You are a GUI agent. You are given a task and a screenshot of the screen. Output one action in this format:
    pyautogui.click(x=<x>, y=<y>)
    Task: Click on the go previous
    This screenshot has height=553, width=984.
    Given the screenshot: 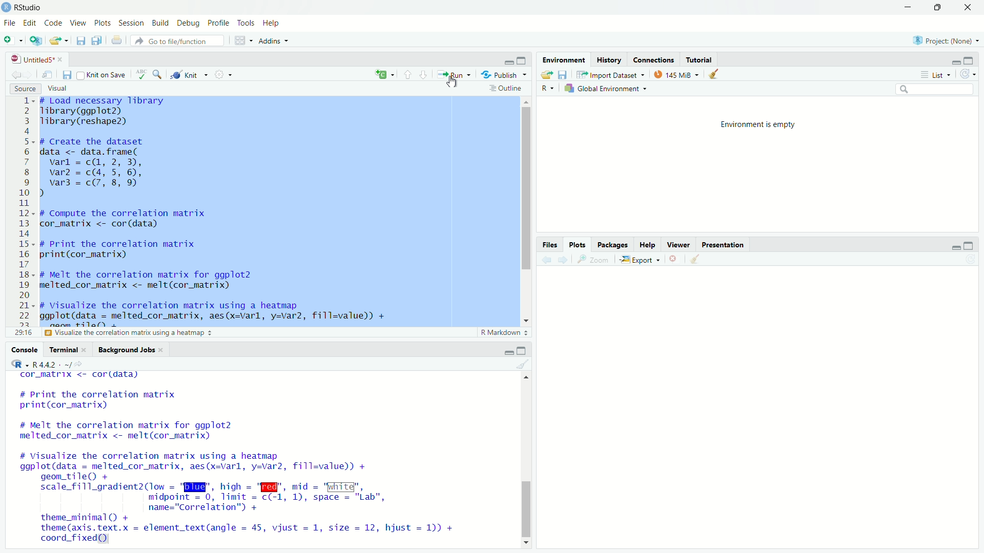 What is the action you would take?
    pyautogui.click(x=16, y=74)
    